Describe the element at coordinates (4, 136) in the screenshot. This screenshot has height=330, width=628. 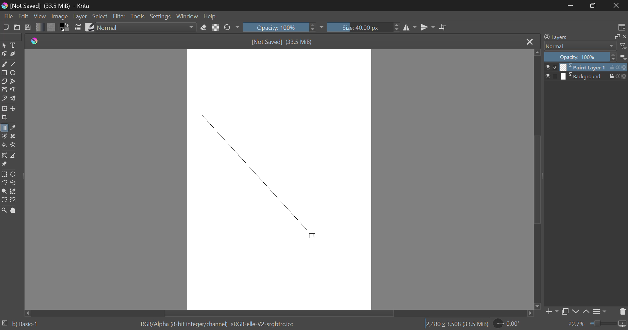
I see `Colorize Mask Tool` at that location.